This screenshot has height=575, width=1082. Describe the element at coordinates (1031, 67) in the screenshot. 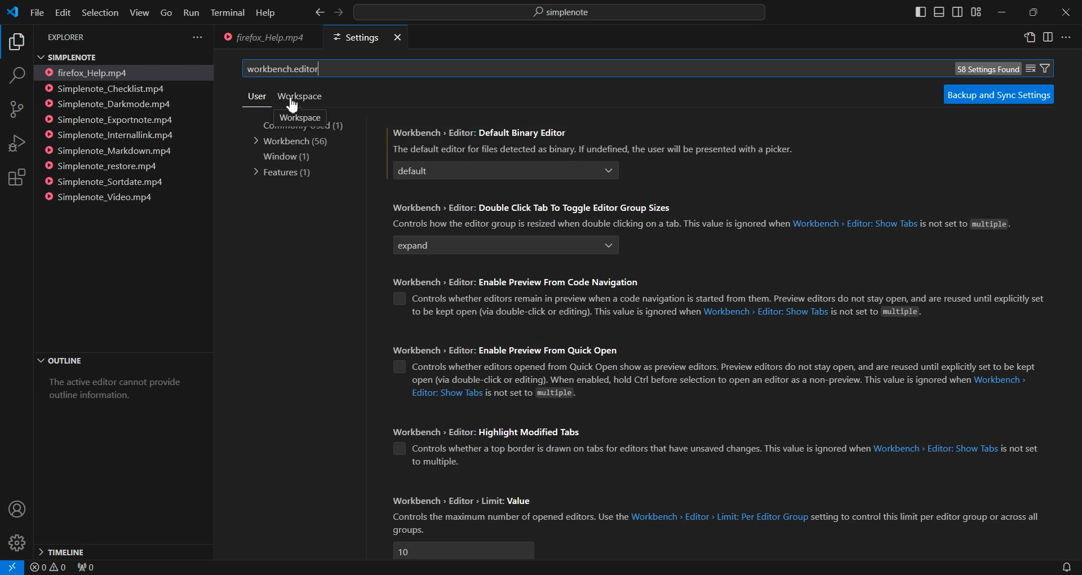

I see `Clear setting search input` at that location.